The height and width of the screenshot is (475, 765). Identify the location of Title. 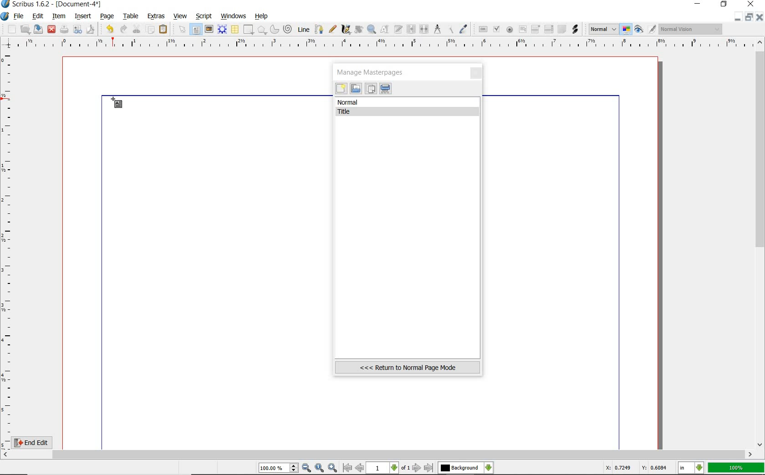
(409, 112).